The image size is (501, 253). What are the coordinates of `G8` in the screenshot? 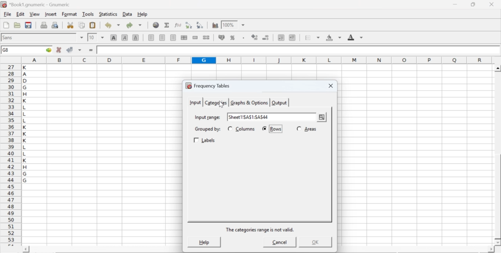 It's located at (7, 50).